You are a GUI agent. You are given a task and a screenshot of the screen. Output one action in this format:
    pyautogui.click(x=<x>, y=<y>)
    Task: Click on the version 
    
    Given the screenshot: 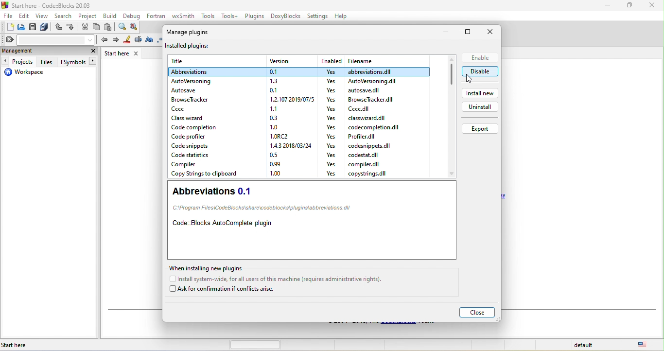 What is the action you would take?
    pyautogui.click(x=282, y=136)
    